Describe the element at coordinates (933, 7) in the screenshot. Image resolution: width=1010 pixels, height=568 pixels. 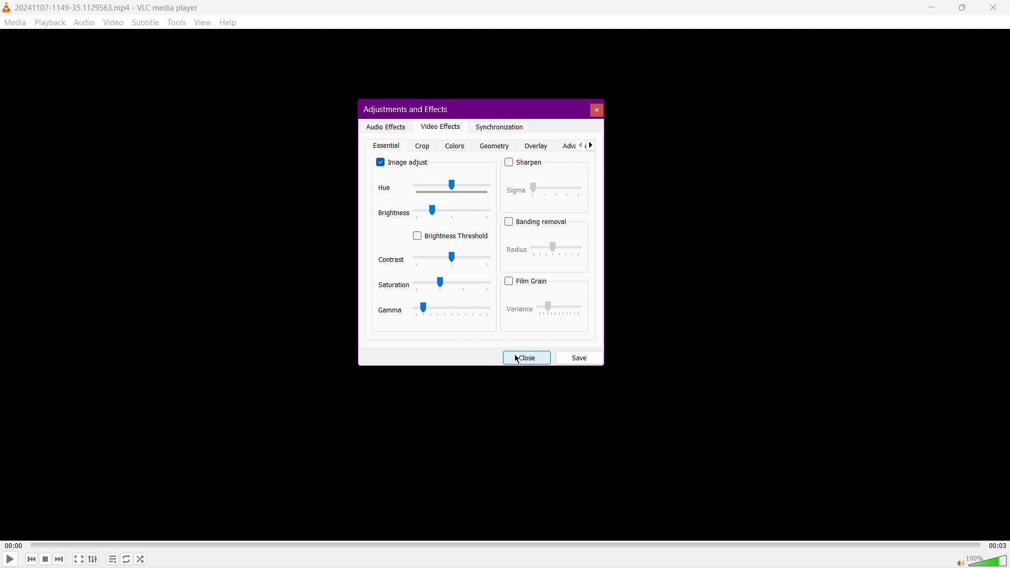
I see `Minimize` at that location.